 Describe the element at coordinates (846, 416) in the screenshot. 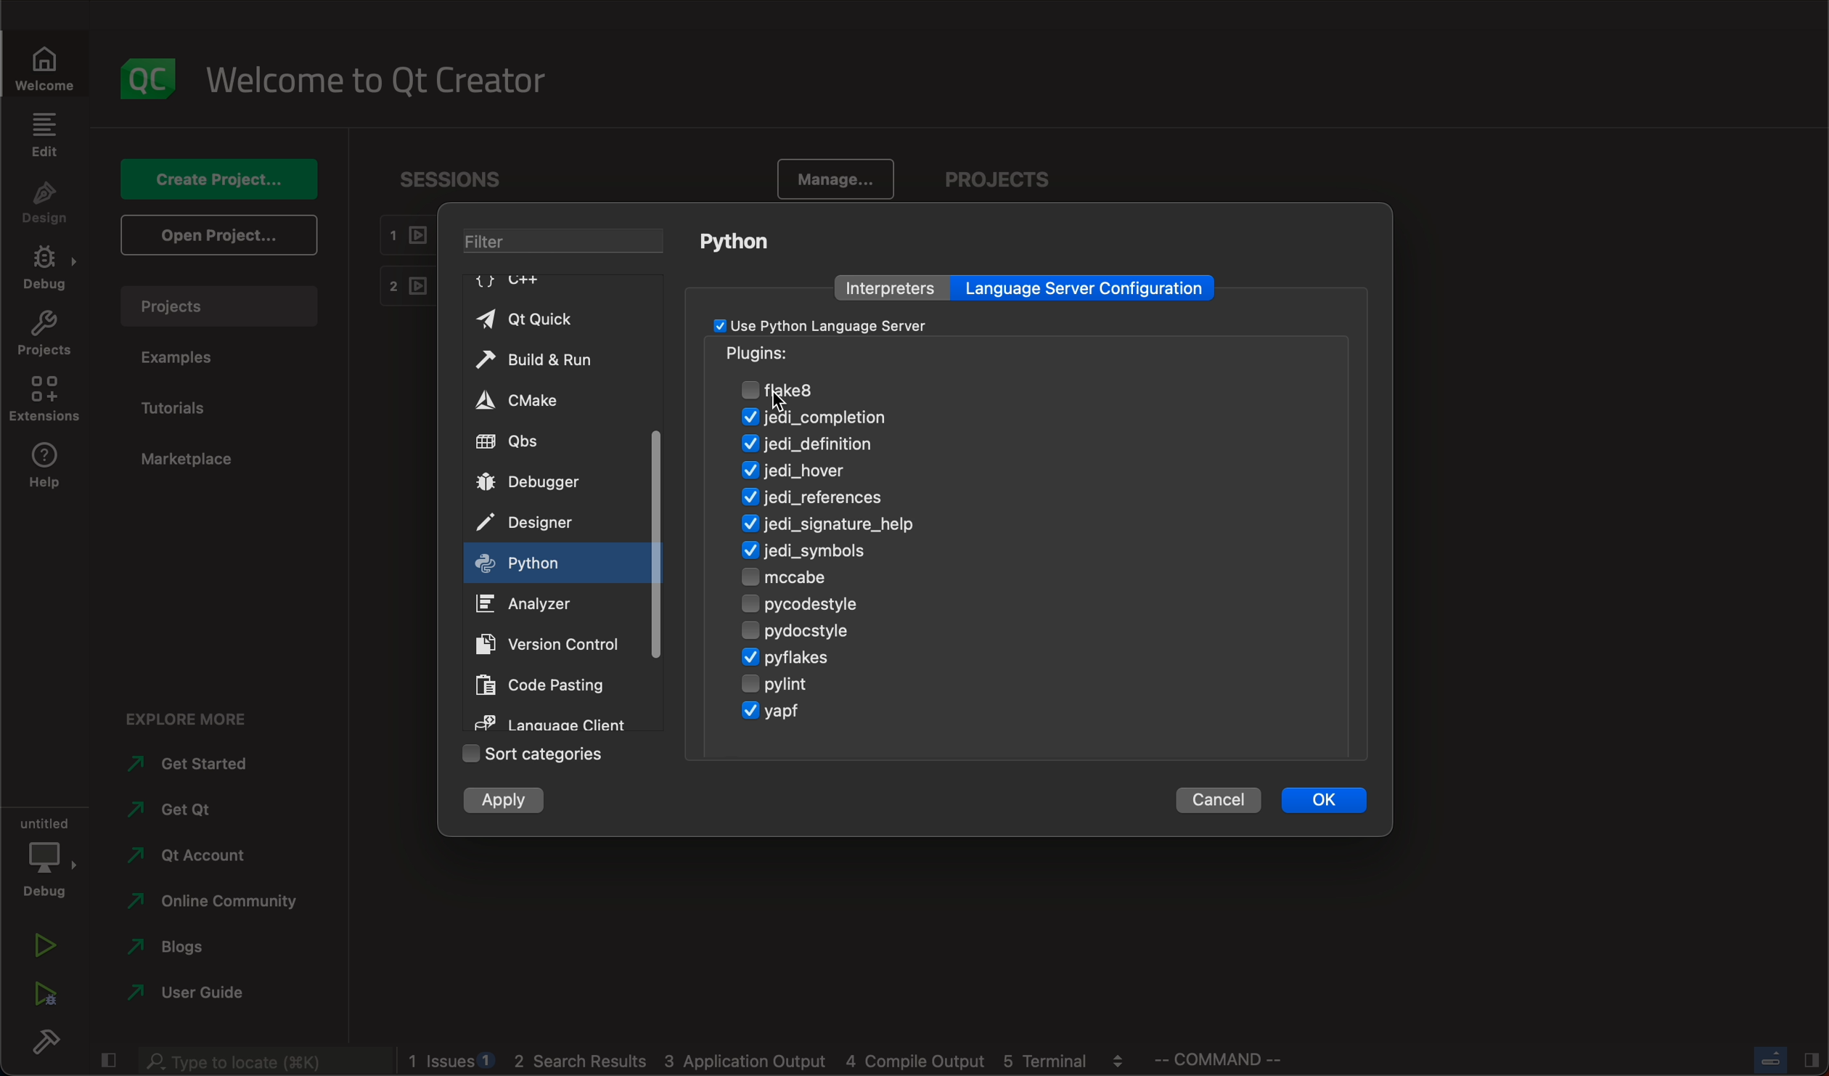

I see `jedi` at that location.